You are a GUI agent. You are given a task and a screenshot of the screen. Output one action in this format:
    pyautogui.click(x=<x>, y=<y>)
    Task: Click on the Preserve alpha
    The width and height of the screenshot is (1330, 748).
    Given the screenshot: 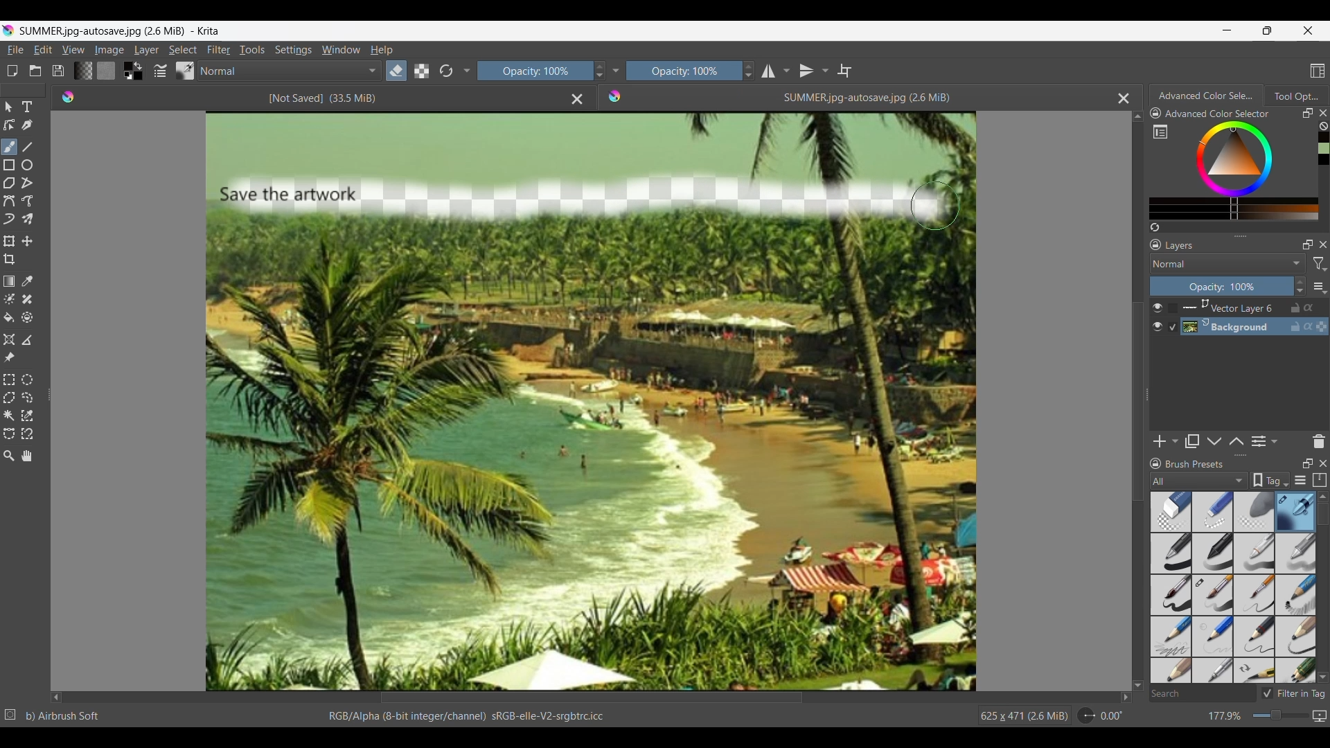 What is the action you would take?
    pyautogui.click(x=422, y=71)
    